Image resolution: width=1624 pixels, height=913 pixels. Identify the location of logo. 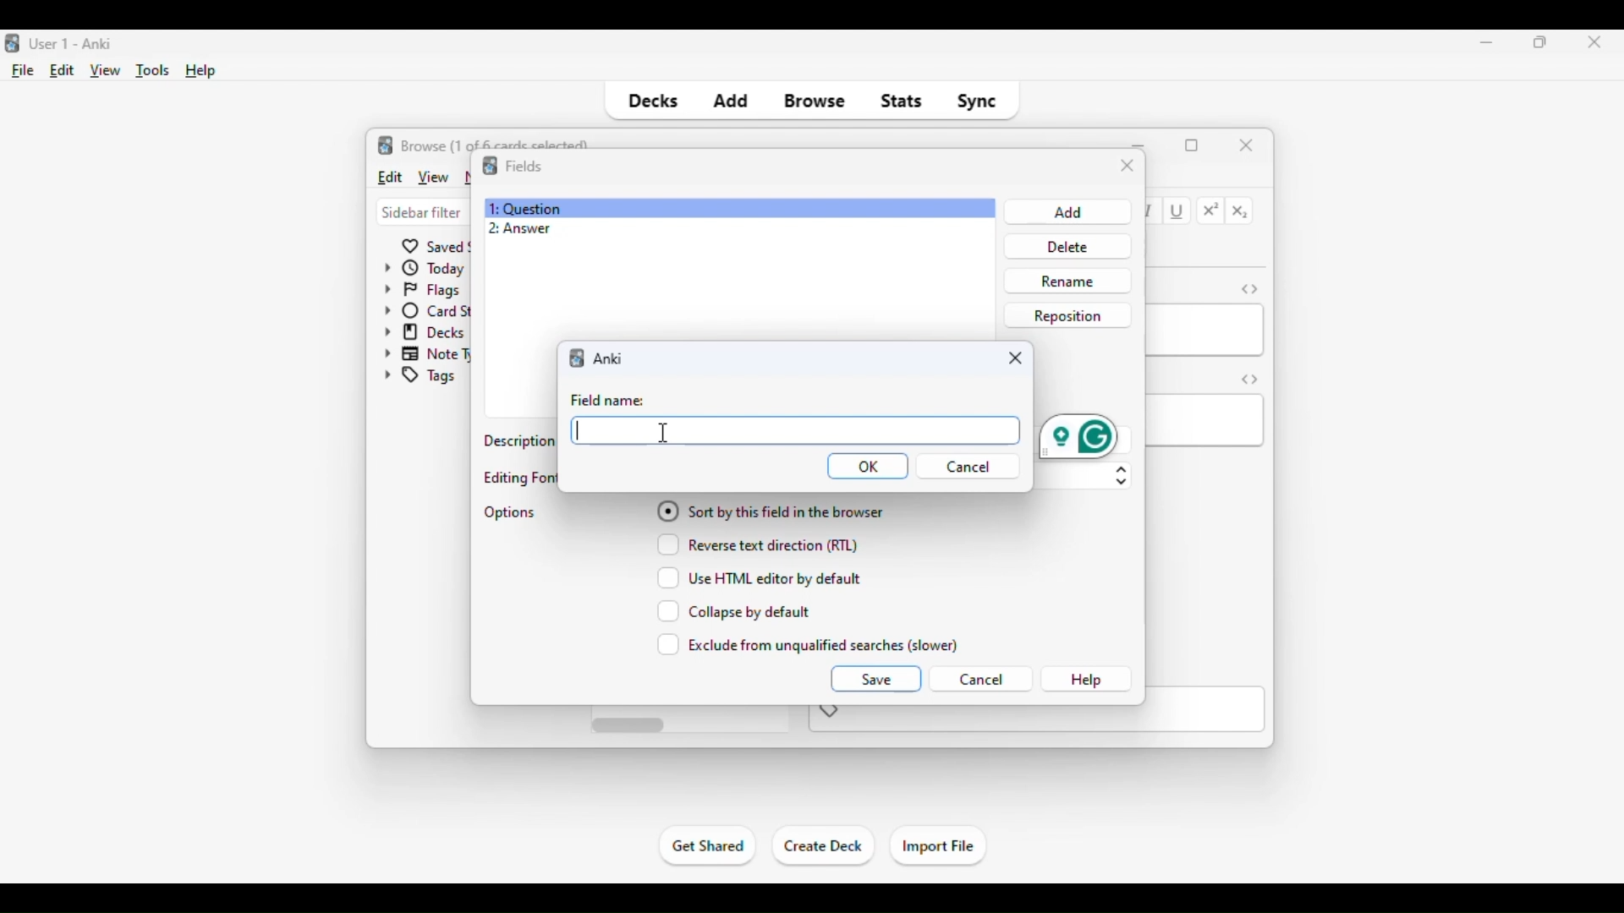
(386, 145).